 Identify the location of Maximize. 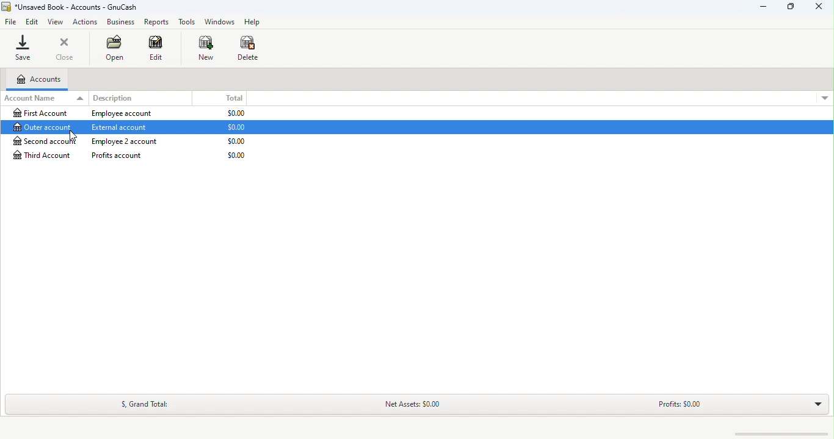
(789, 8).